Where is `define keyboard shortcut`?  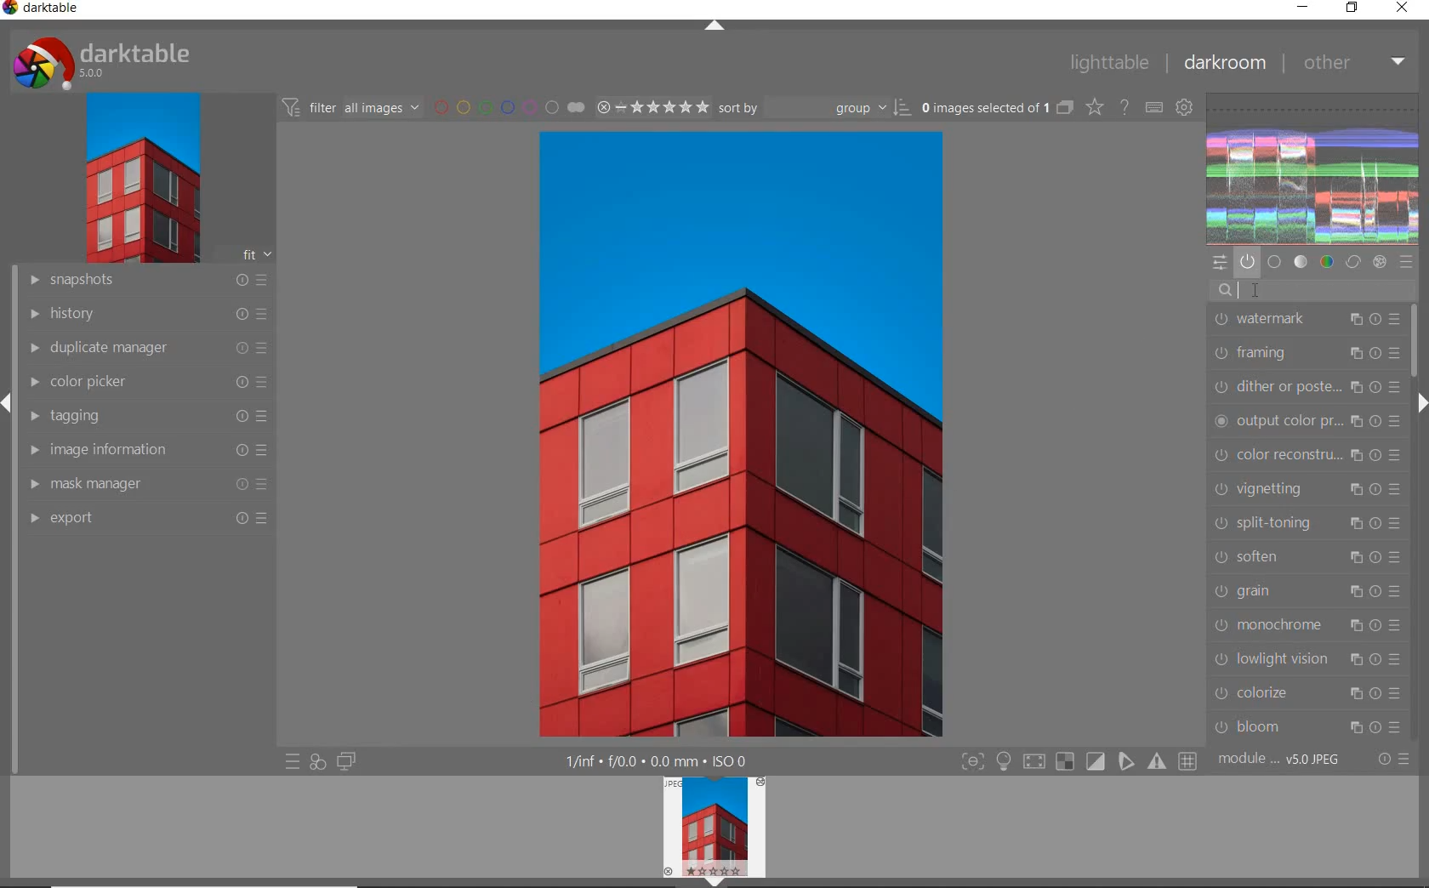 define keyboard shortcut is located at coordinates (1154, 107).